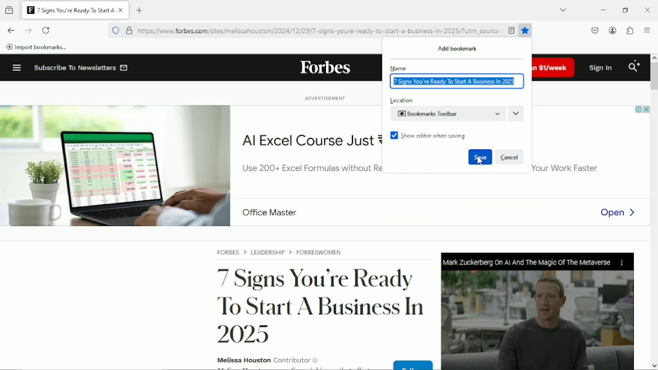 This screenshot has height=370, width=658. What do you see at coordinates (140, 10) in the screenshot?
I see `new tab` at bounding box center [140, 10].